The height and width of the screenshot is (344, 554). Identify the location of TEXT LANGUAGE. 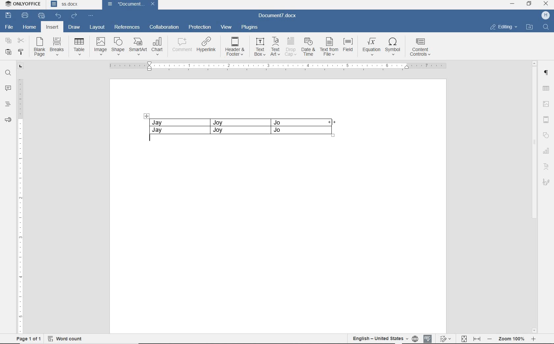
(379, 338).